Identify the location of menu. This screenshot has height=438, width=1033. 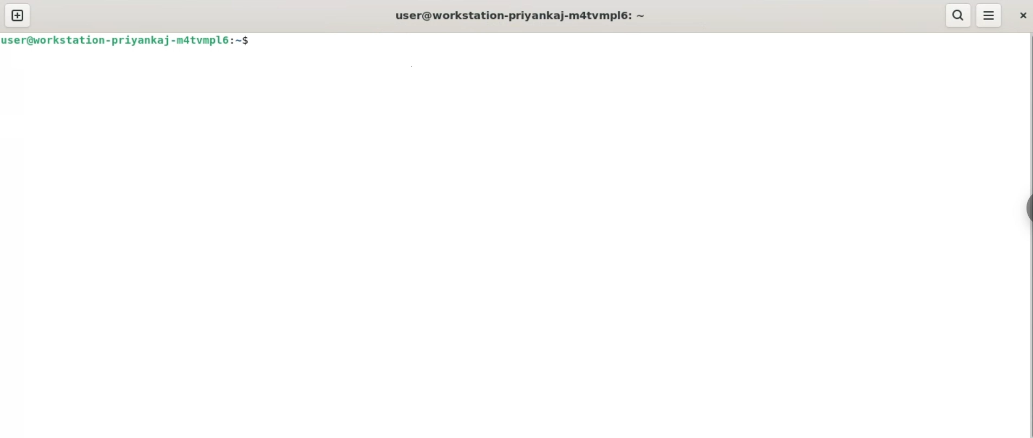
(990, 15).